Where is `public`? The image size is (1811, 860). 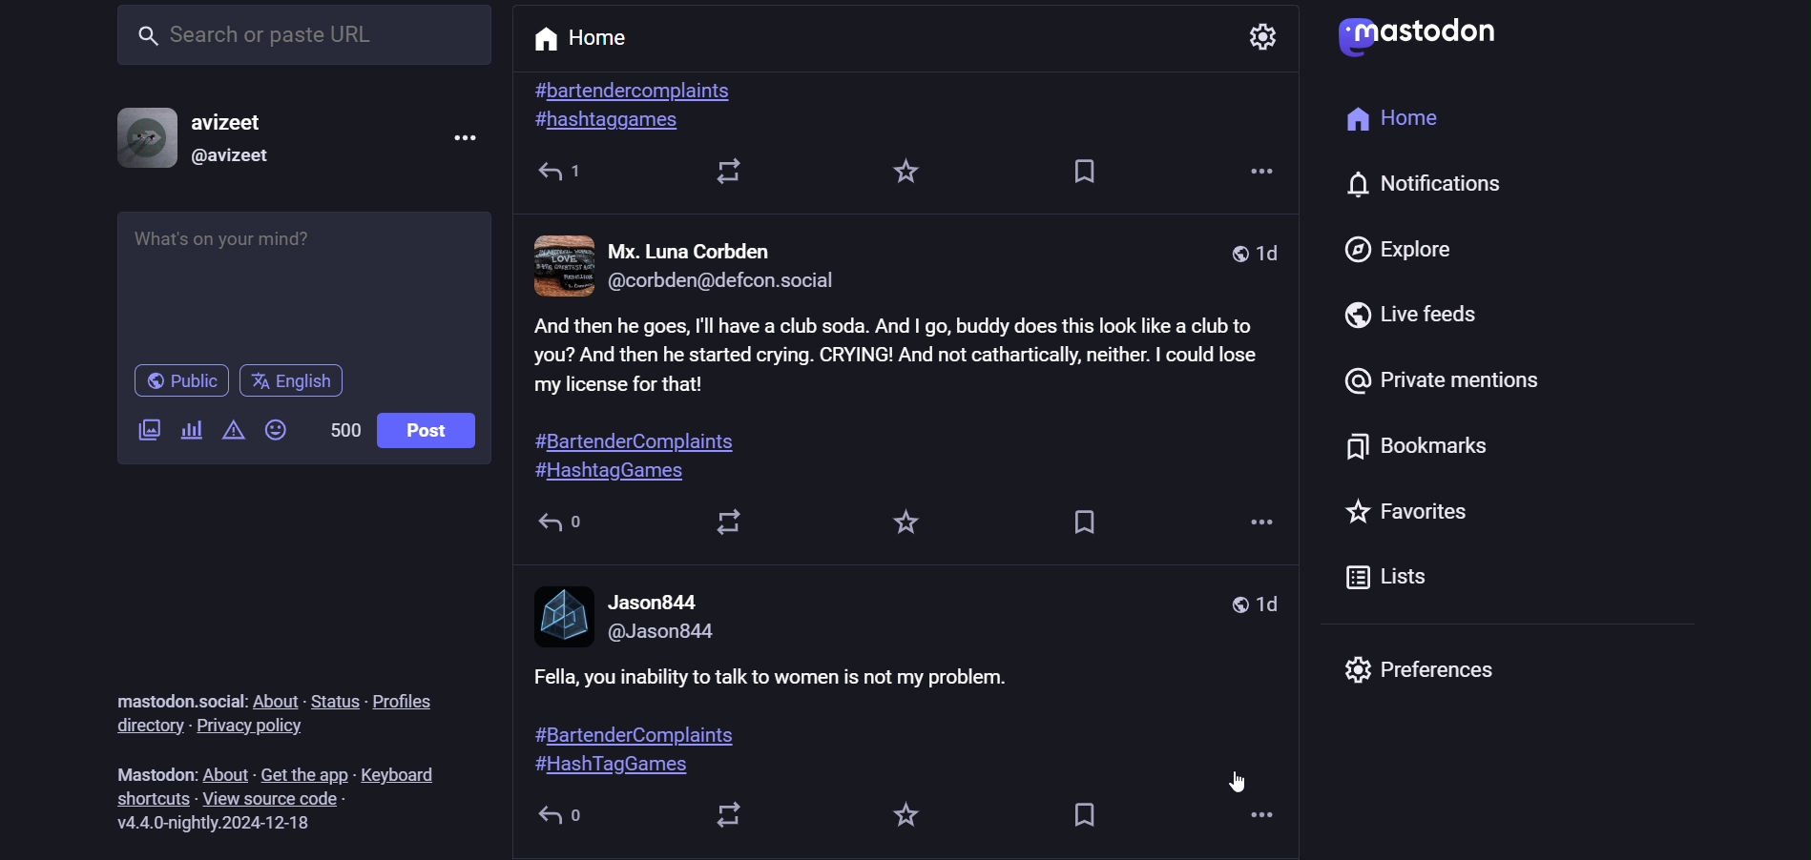 public is located at coordinates (178, 382).